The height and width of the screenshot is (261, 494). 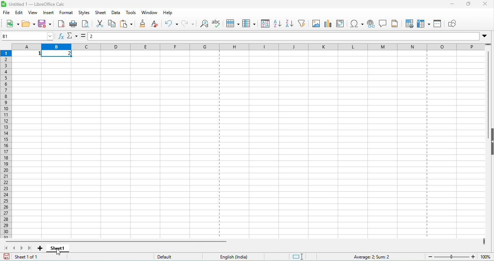 I want to click on image, so click(x=317, y=25).